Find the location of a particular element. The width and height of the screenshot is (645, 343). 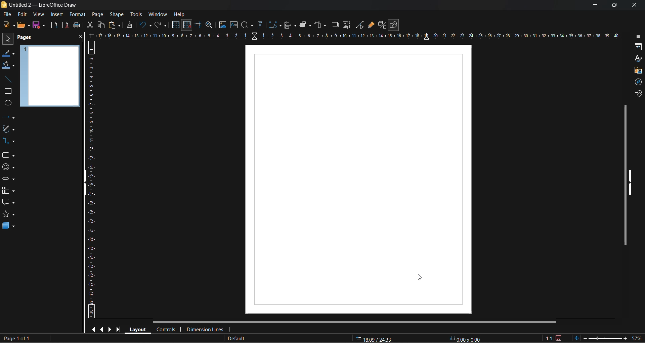

connectors is located at coordinates (10, 141).